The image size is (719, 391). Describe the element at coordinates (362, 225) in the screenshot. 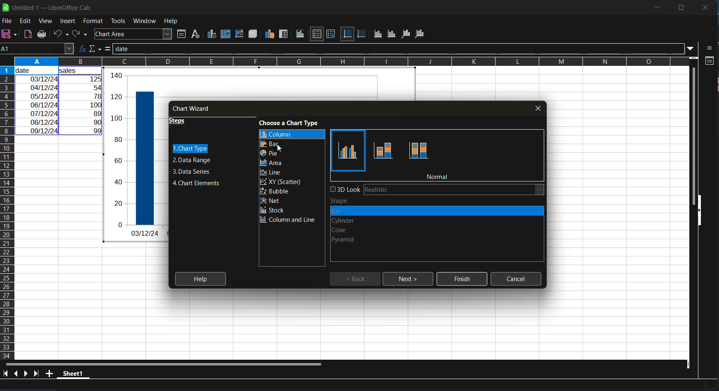

I see `type of shapes` at that location.